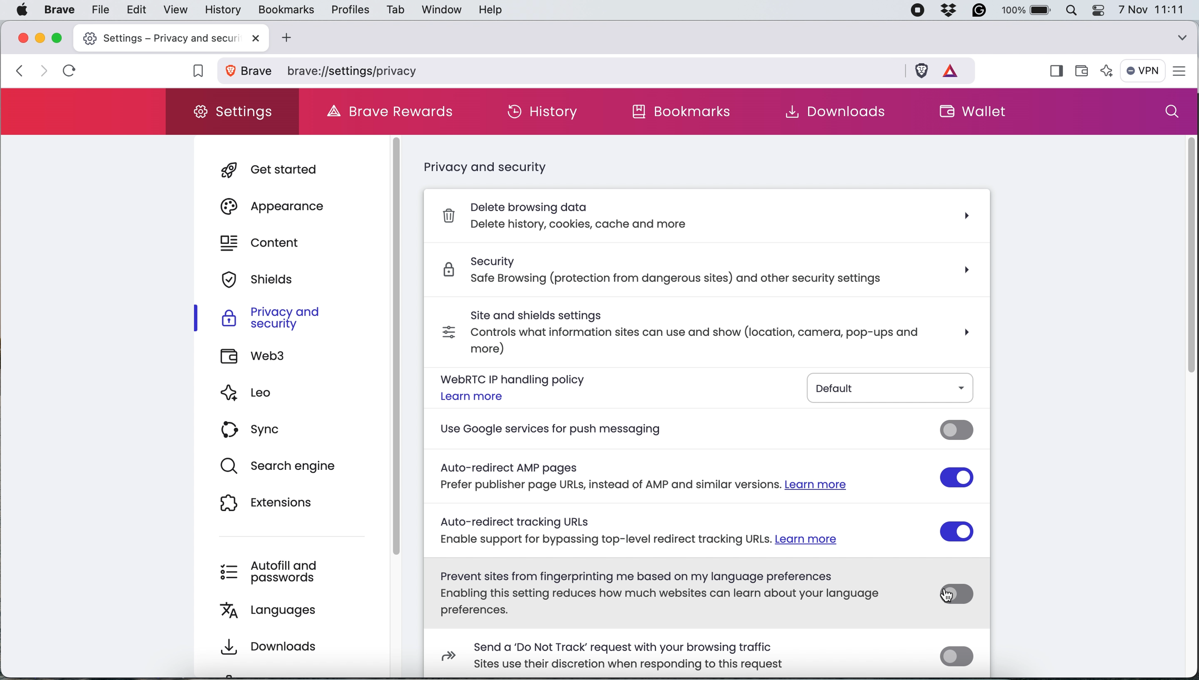 The image size is (1199, 680). Describe the element at coordinates (1143, 71) in the screenshot. I see `vpn` at that location.